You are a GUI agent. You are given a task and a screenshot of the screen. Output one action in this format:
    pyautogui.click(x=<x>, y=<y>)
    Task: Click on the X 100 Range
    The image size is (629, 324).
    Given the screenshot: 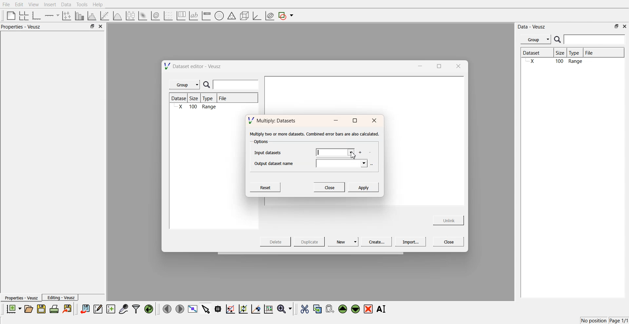 What is the action you would take?
    pyautogui.click(x=197, y=107)
    